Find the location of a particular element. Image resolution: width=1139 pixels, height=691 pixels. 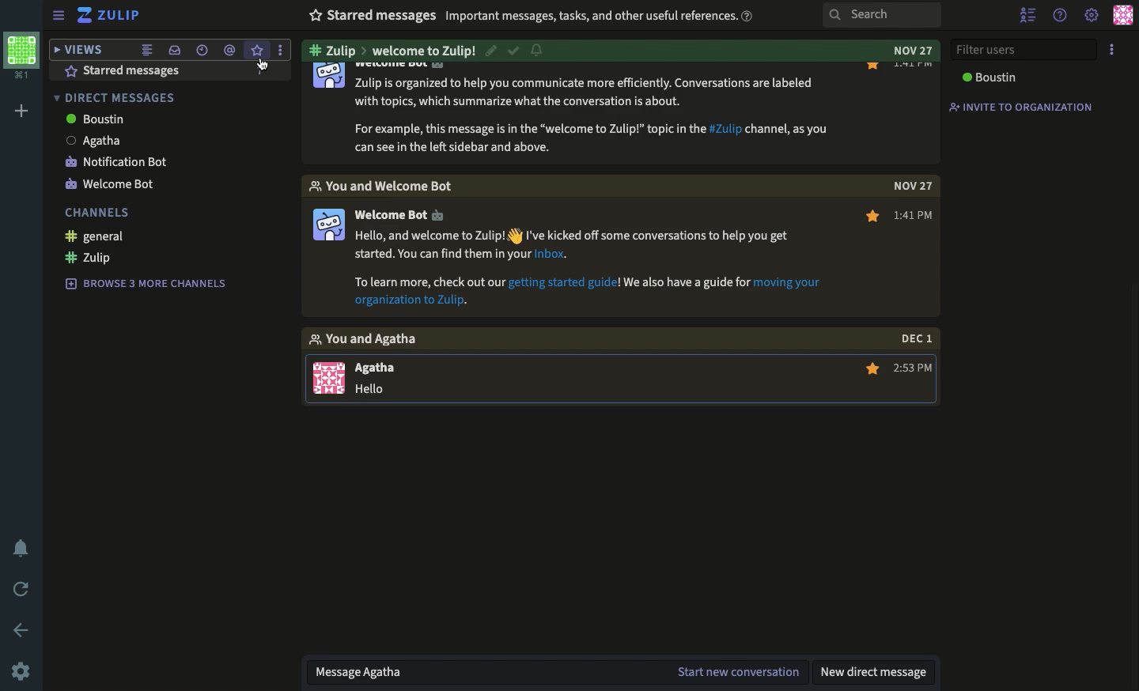

‘organization to Zulip. is located at coordinates (407, 302).